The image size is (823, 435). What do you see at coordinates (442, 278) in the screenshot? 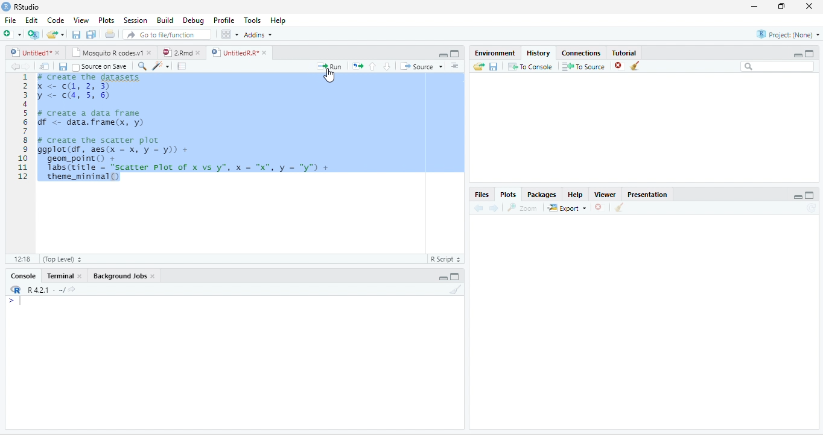
I see `Minimize` at bounding box center [442, 278].